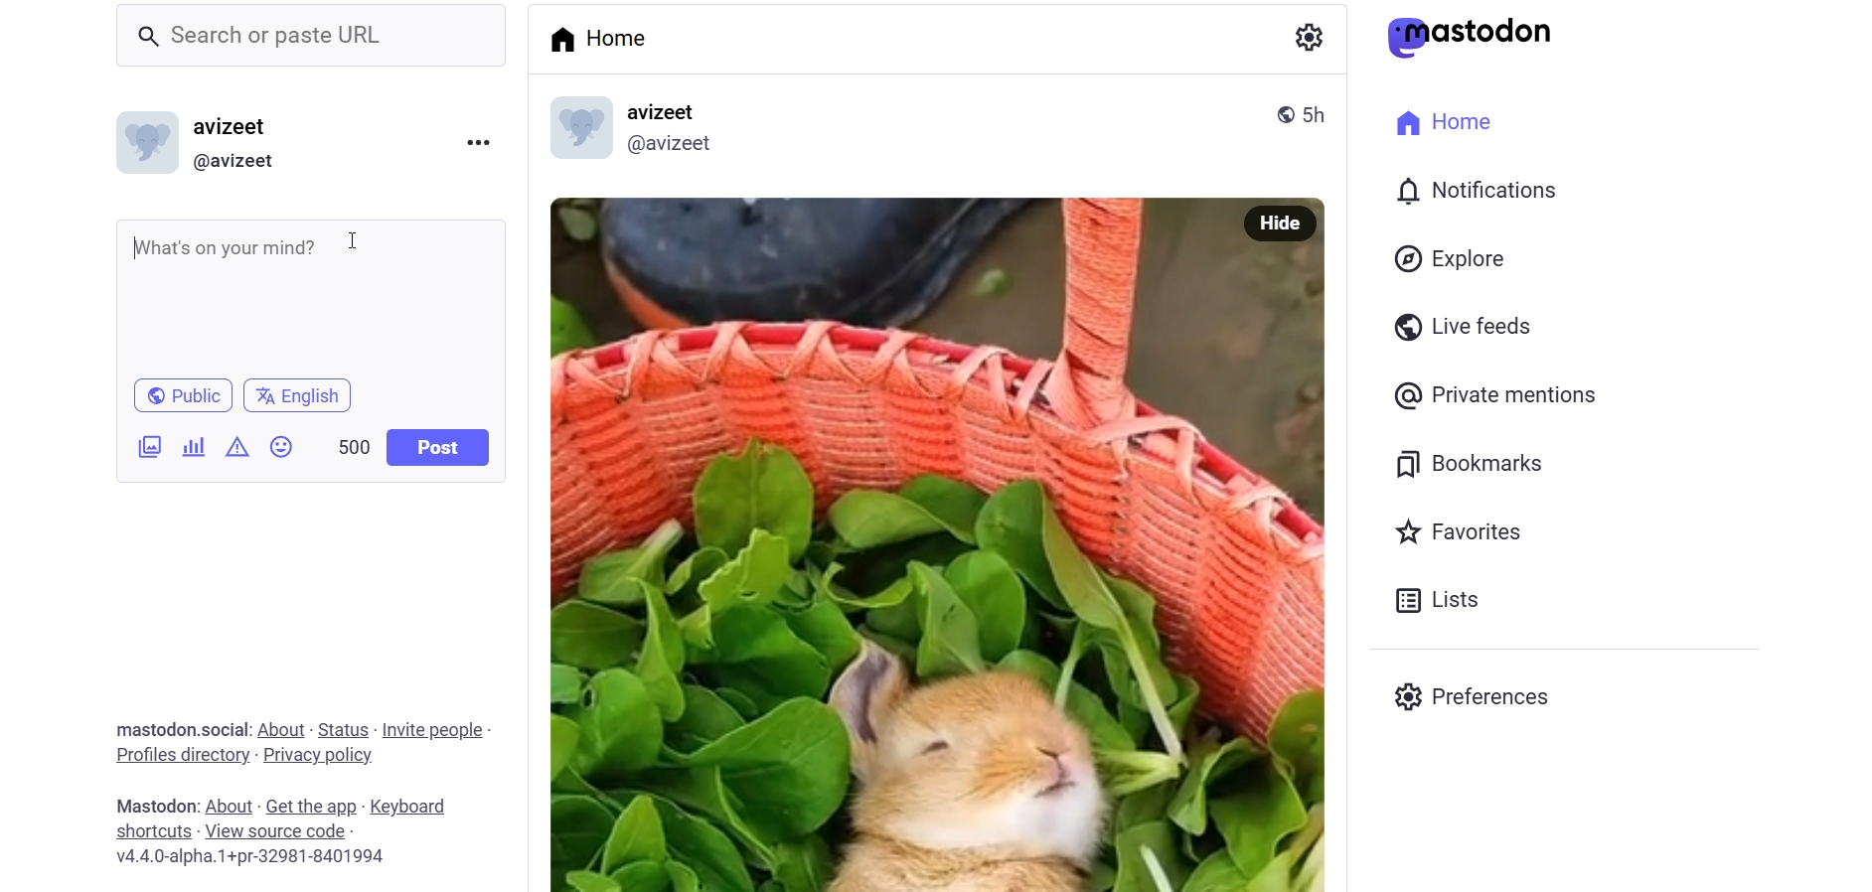  Describe the element at coordinates (275, 831) in the screenshot. I see `source code` at that location.